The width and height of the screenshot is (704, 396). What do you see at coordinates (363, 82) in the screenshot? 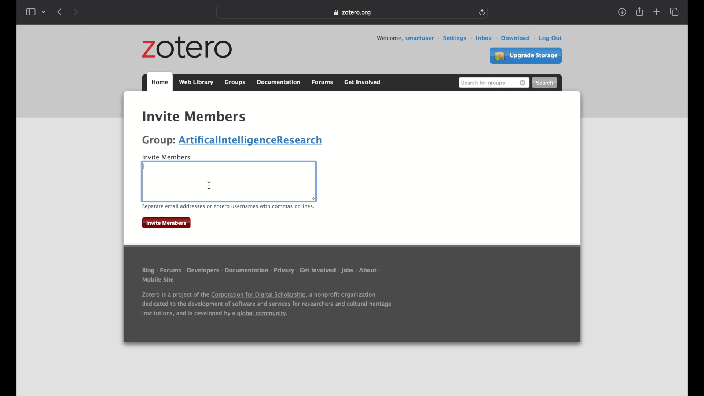
I see `get involved` at bounding box center [363, 82].